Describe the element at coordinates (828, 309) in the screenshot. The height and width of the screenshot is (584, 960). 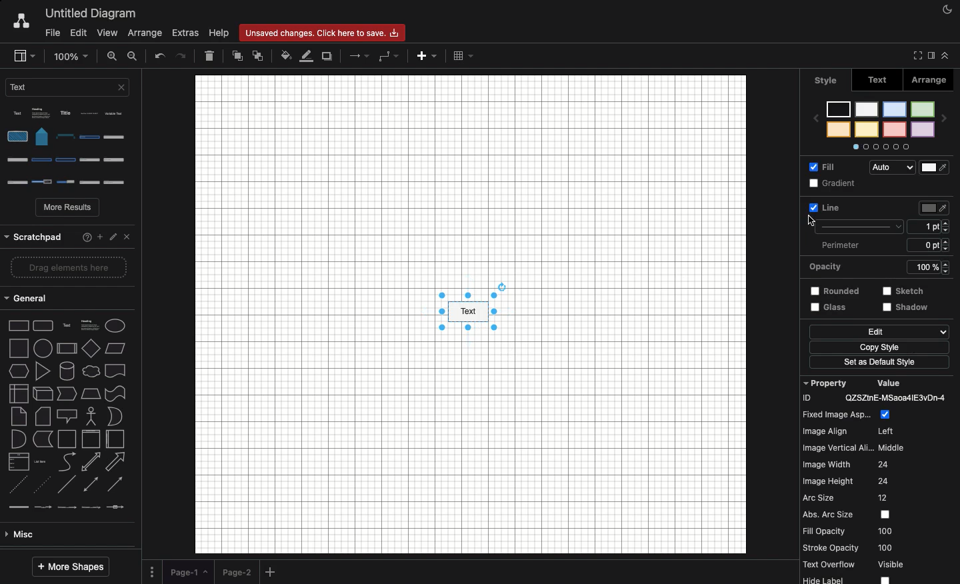
I see `Edit` at that location.